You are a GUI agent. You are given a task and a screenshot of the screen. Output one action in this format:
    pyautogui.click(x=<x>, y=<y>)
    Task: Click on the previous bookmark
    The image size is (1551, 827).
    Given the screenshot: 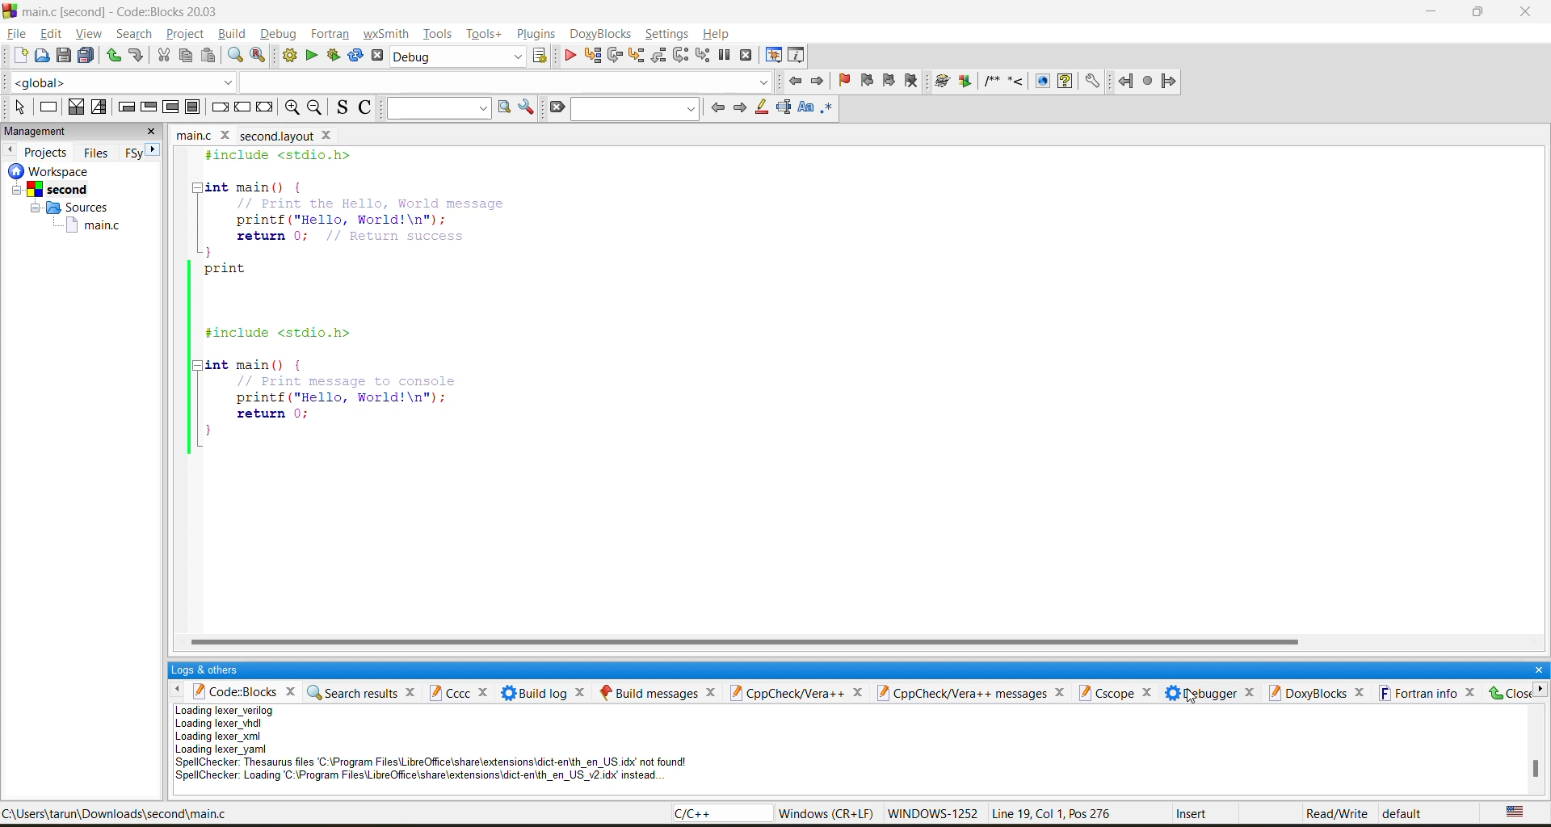 What is the action you would take?
    pyautogui.click(x=868, y=79)
    